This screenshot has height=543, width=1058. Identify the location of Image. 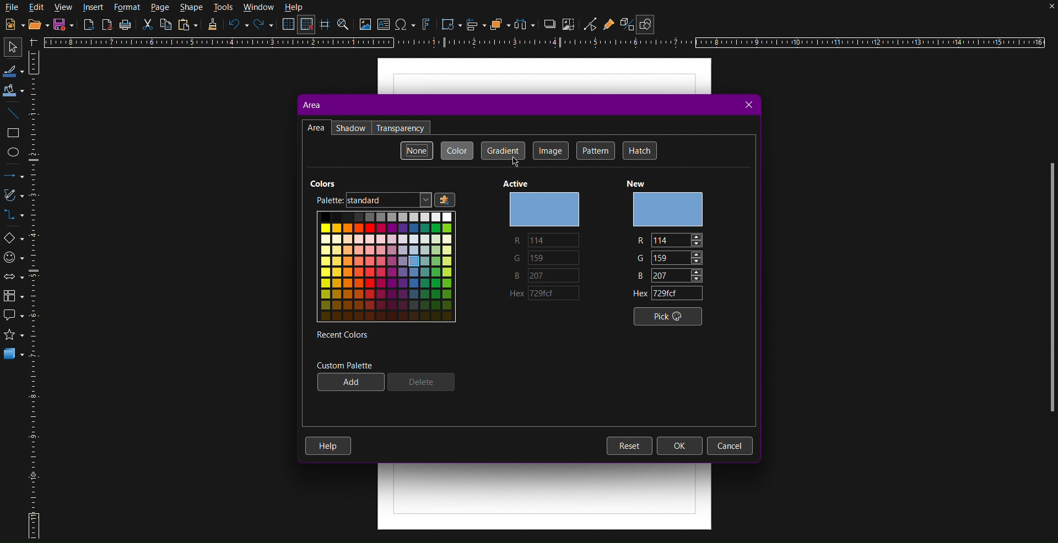
(550, 151).